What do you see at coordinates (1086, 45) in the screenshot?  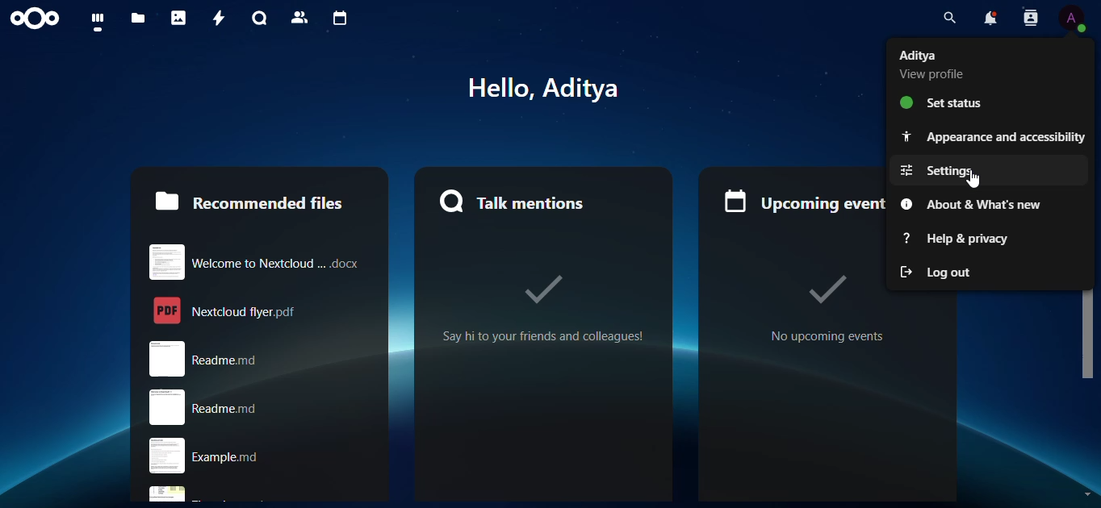 I see `scroll up` at bounding box center [1086, 45].